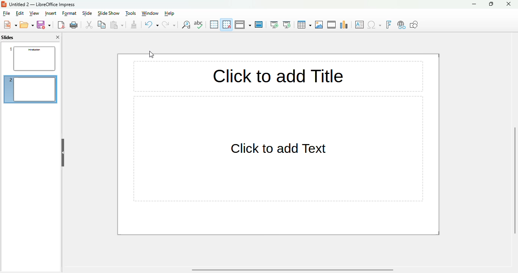  Describe the element at coordinates (170, 13) in the screenshot. I see `help` at that location.